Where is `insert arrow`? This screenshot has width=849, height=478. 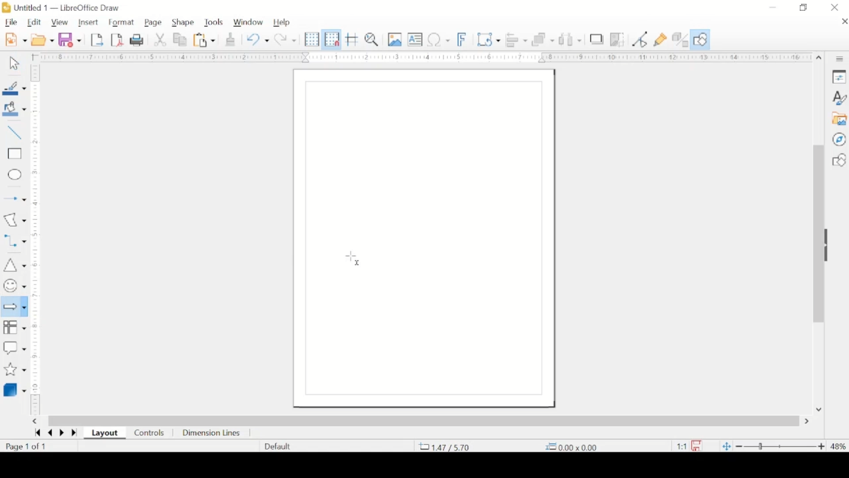
insert arrow is located at coordinates (14, 199).